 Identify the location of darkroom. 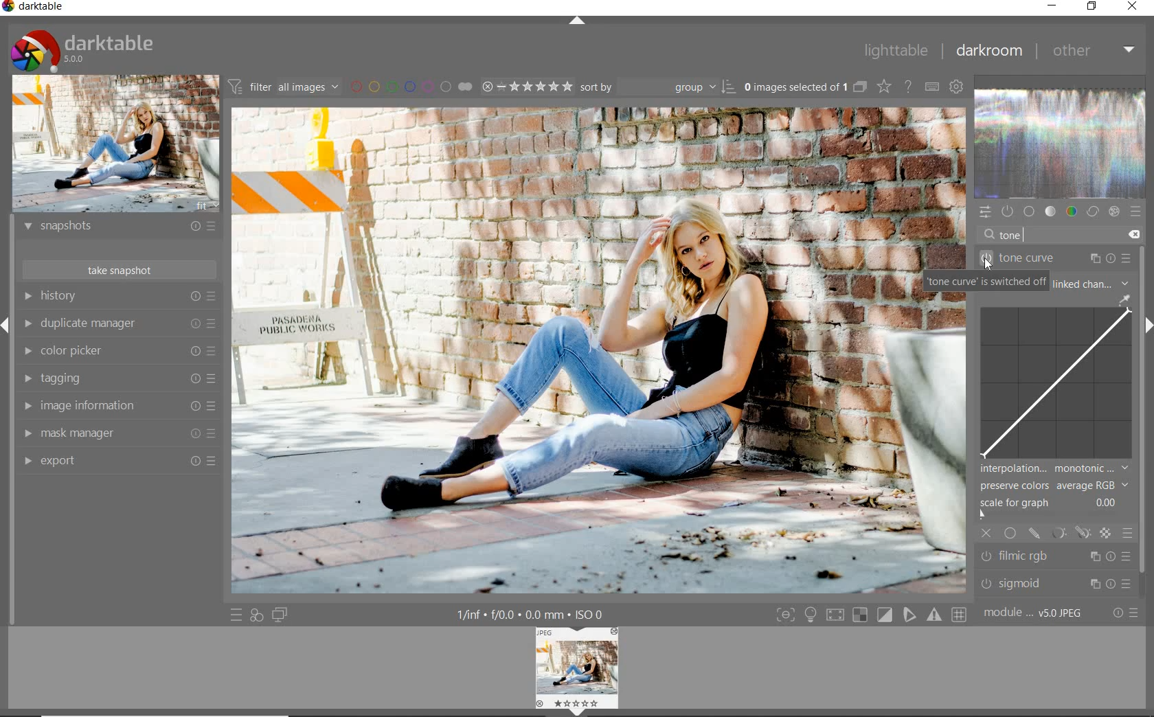
(989, 52).